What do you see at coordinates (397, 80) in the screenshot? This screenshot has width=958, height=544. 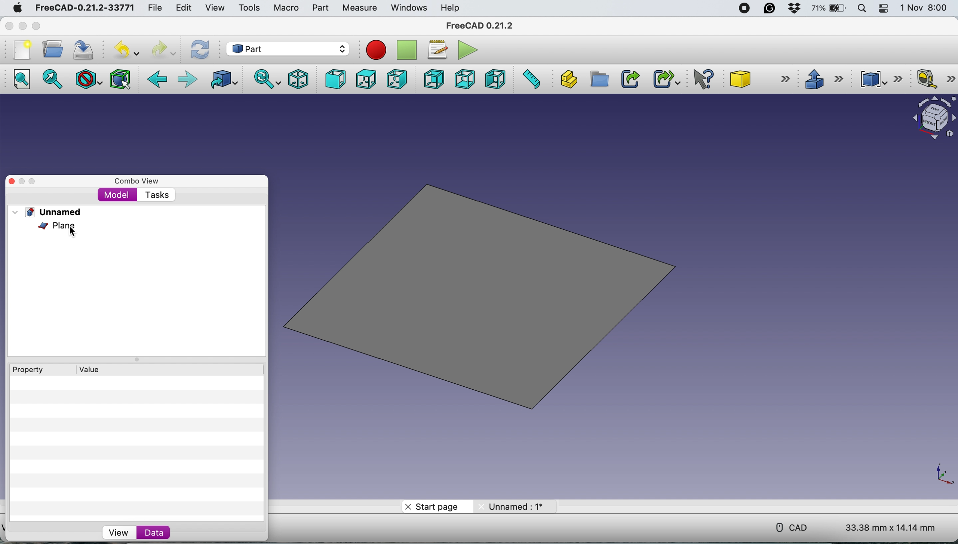 I see `right` at bounding box center [397, 80].